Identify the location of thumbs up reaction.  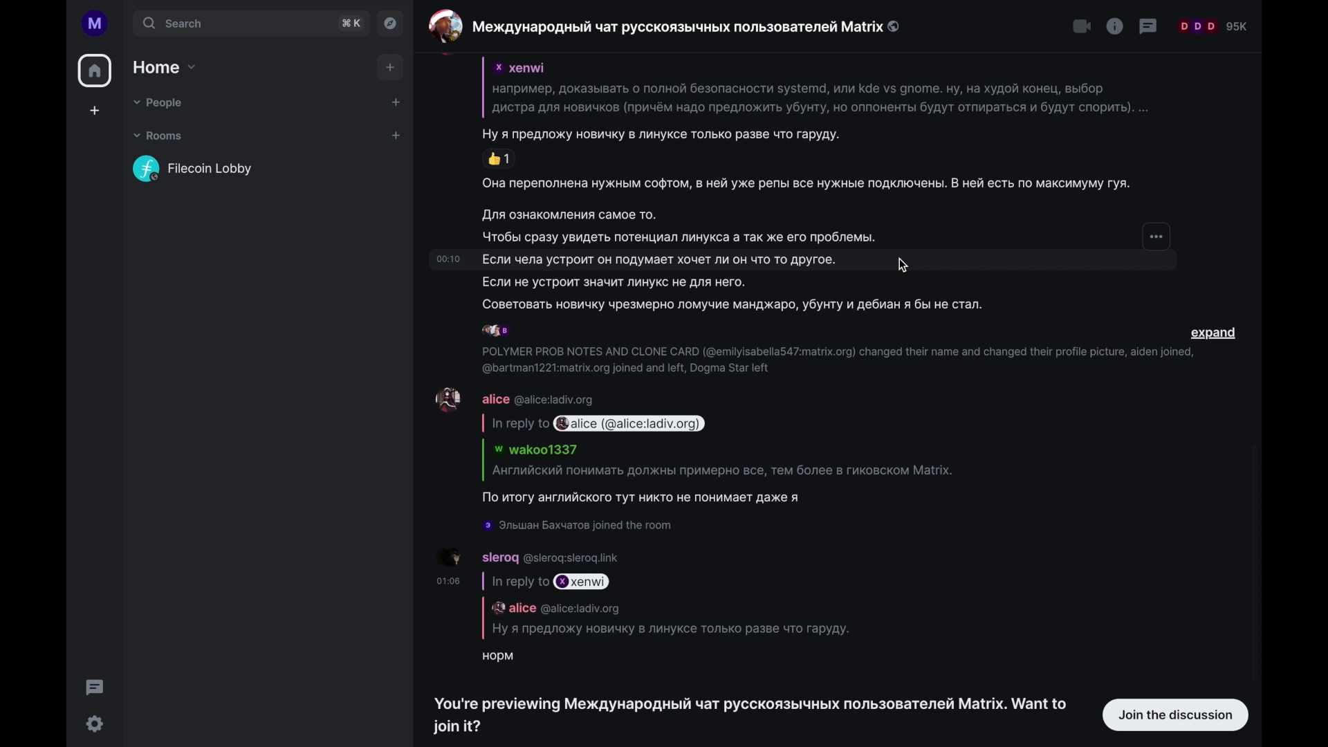
(498, 160).